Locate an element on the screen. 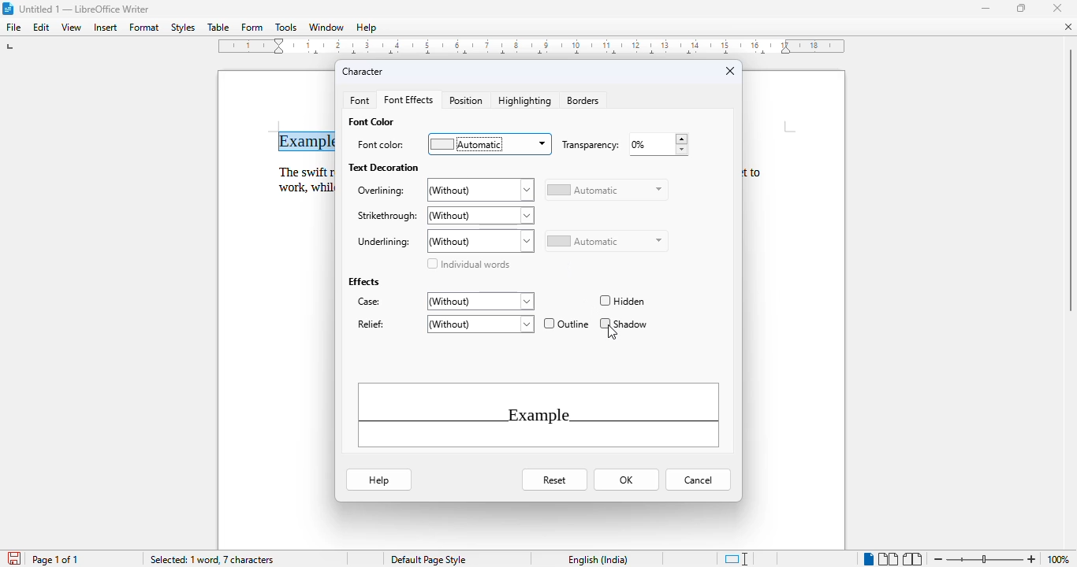 This screenshot has width=1077, height=567. close is located at coordinates (730, 70).